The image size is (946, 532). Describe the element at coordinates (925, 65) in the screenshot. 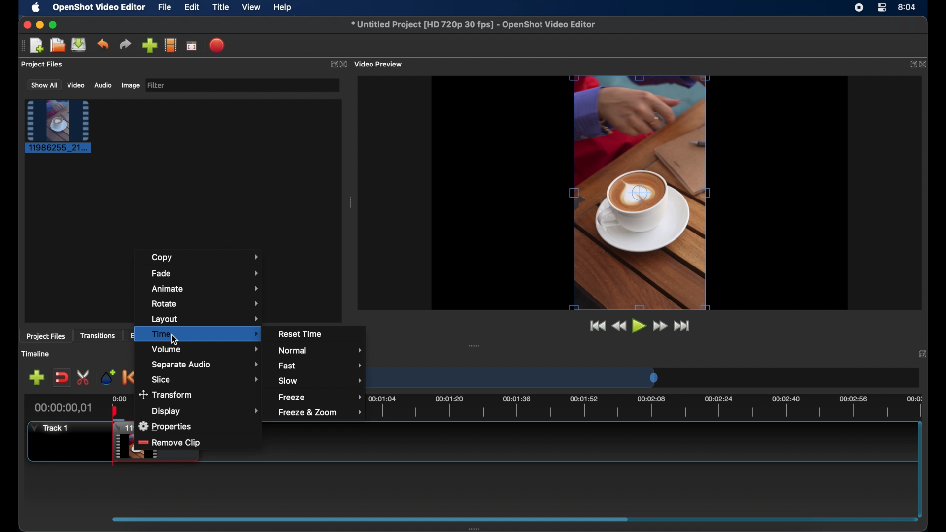

I see `close` at that location.